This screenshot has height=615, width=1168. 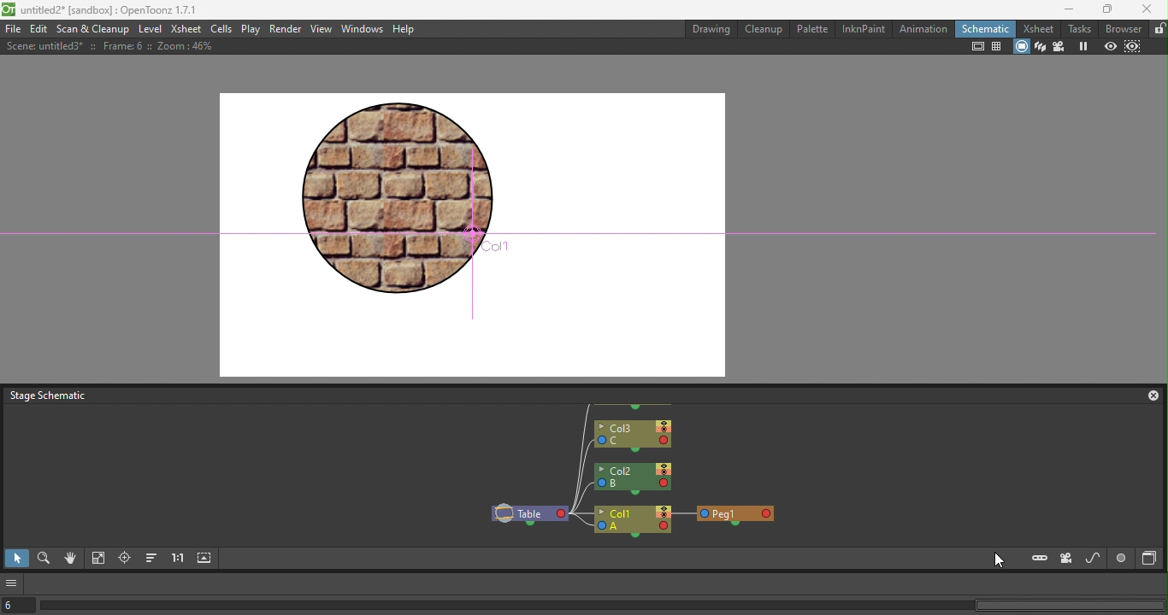 What do you see at coordinates (1041, 28) in the screenshot?
I see `Xsheet` at bounding box center [1041, 28].